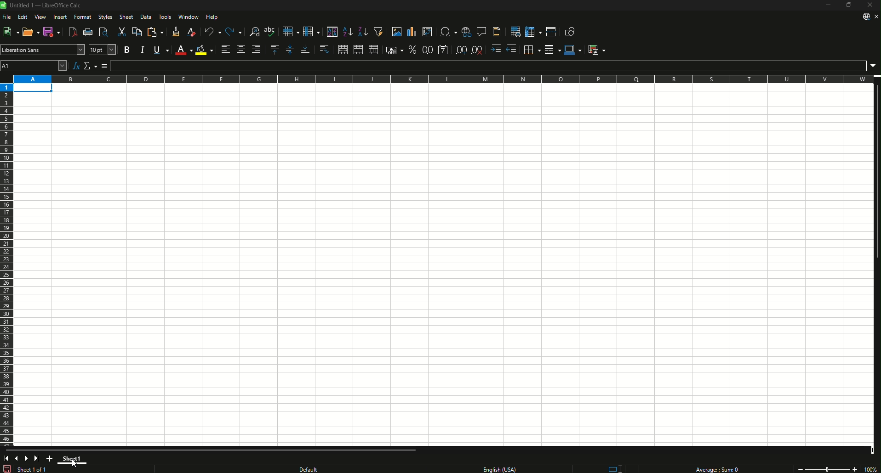 Image resolution: width=881 pixels, height=473 pixels. Describe the element at coordinates (551, 32) in the screenshot. I see `Split Window` at that location.